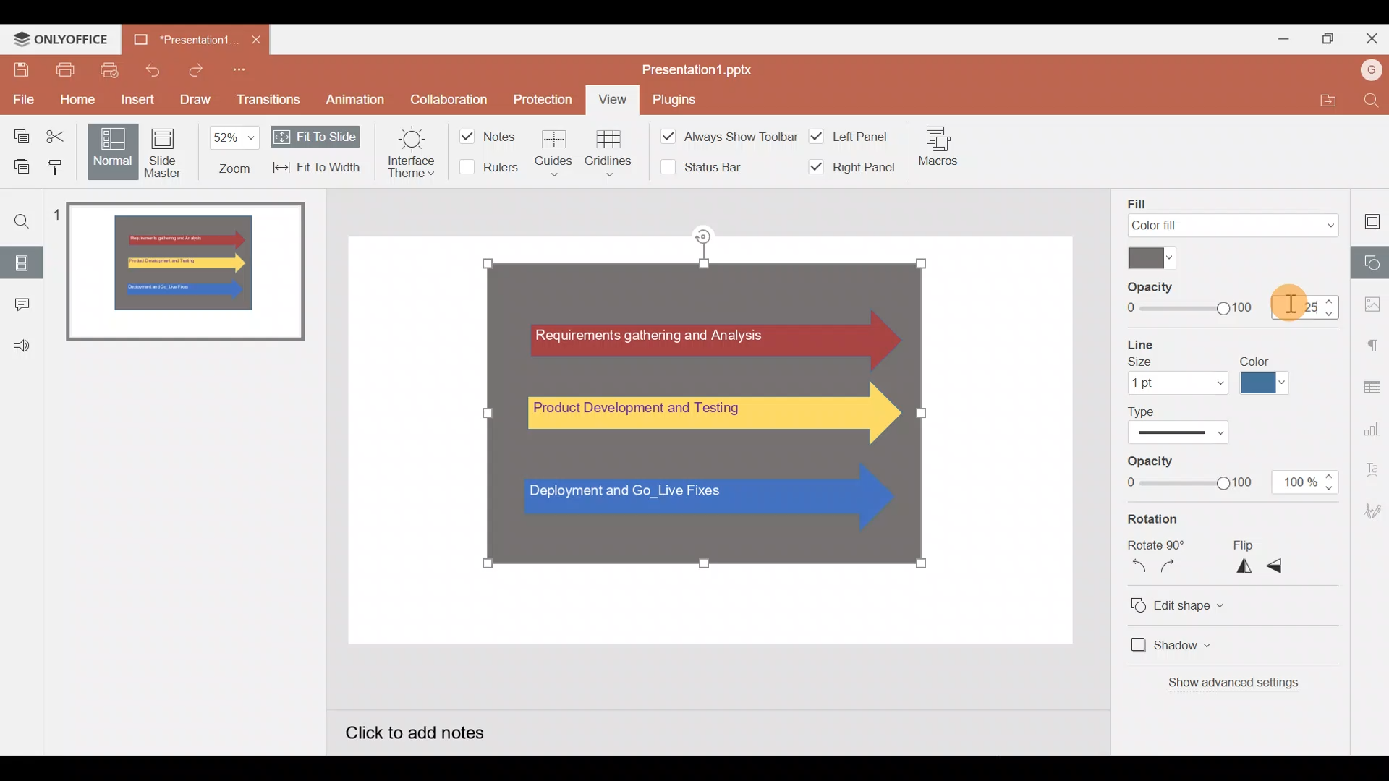 The image size is (1389, 781). Describe the element at coordinates (546, 99) in the screenshot. I see `Protection` at that location.